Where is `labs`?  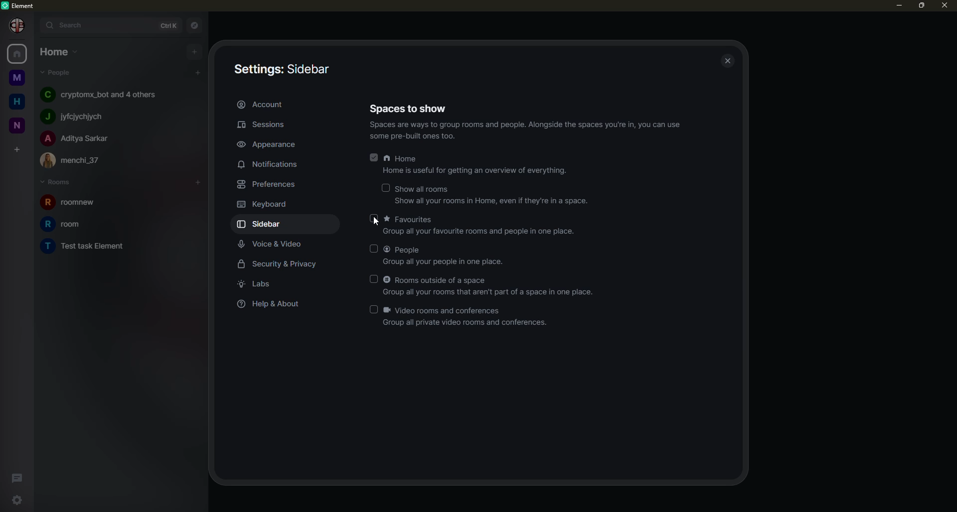
labs is located at coordinates (257, 285).